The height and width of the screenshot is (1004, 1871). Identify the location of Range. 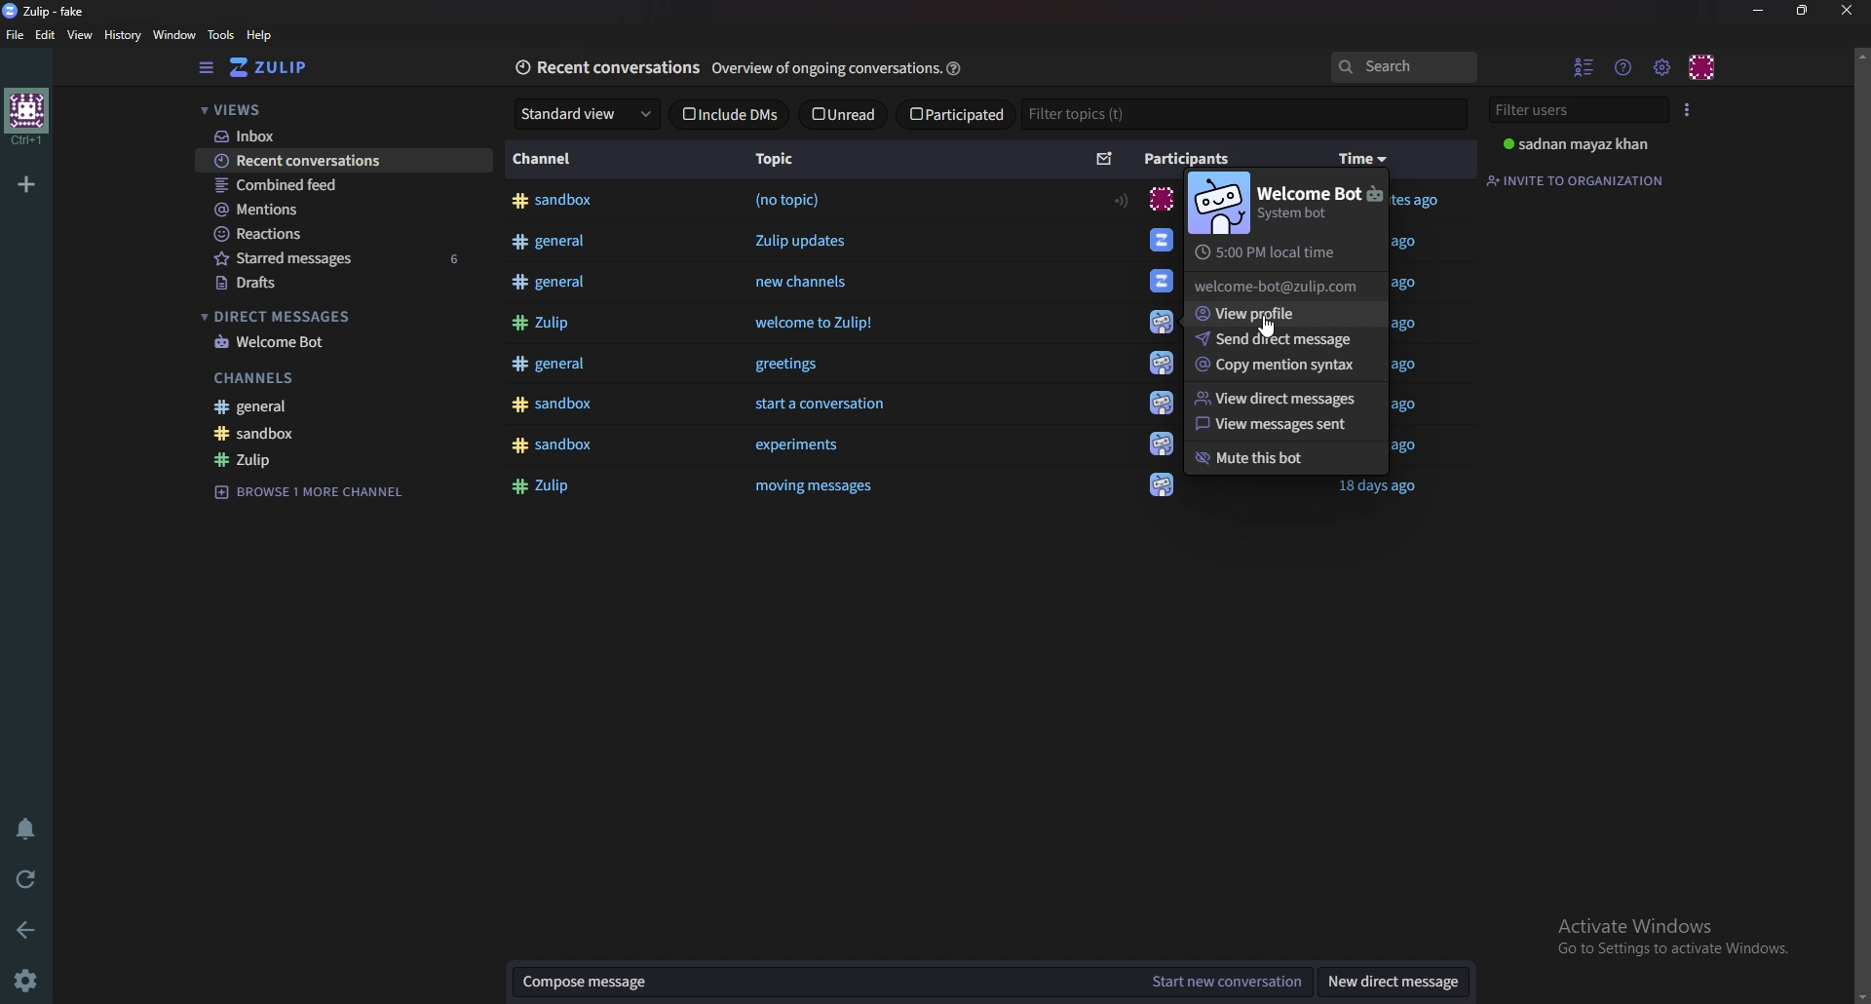
(1120, 200).